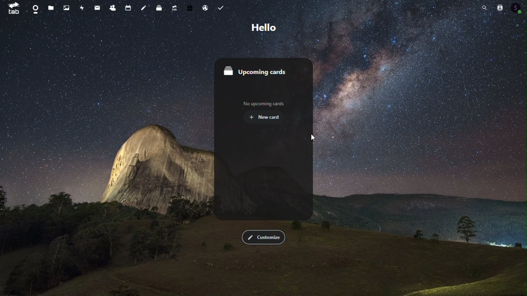 The width and height of the screenshot is (527, 296). What do you see at coordinates (261, 28) in the screenshot?
I see `hello` at bounding box center [261, 28].